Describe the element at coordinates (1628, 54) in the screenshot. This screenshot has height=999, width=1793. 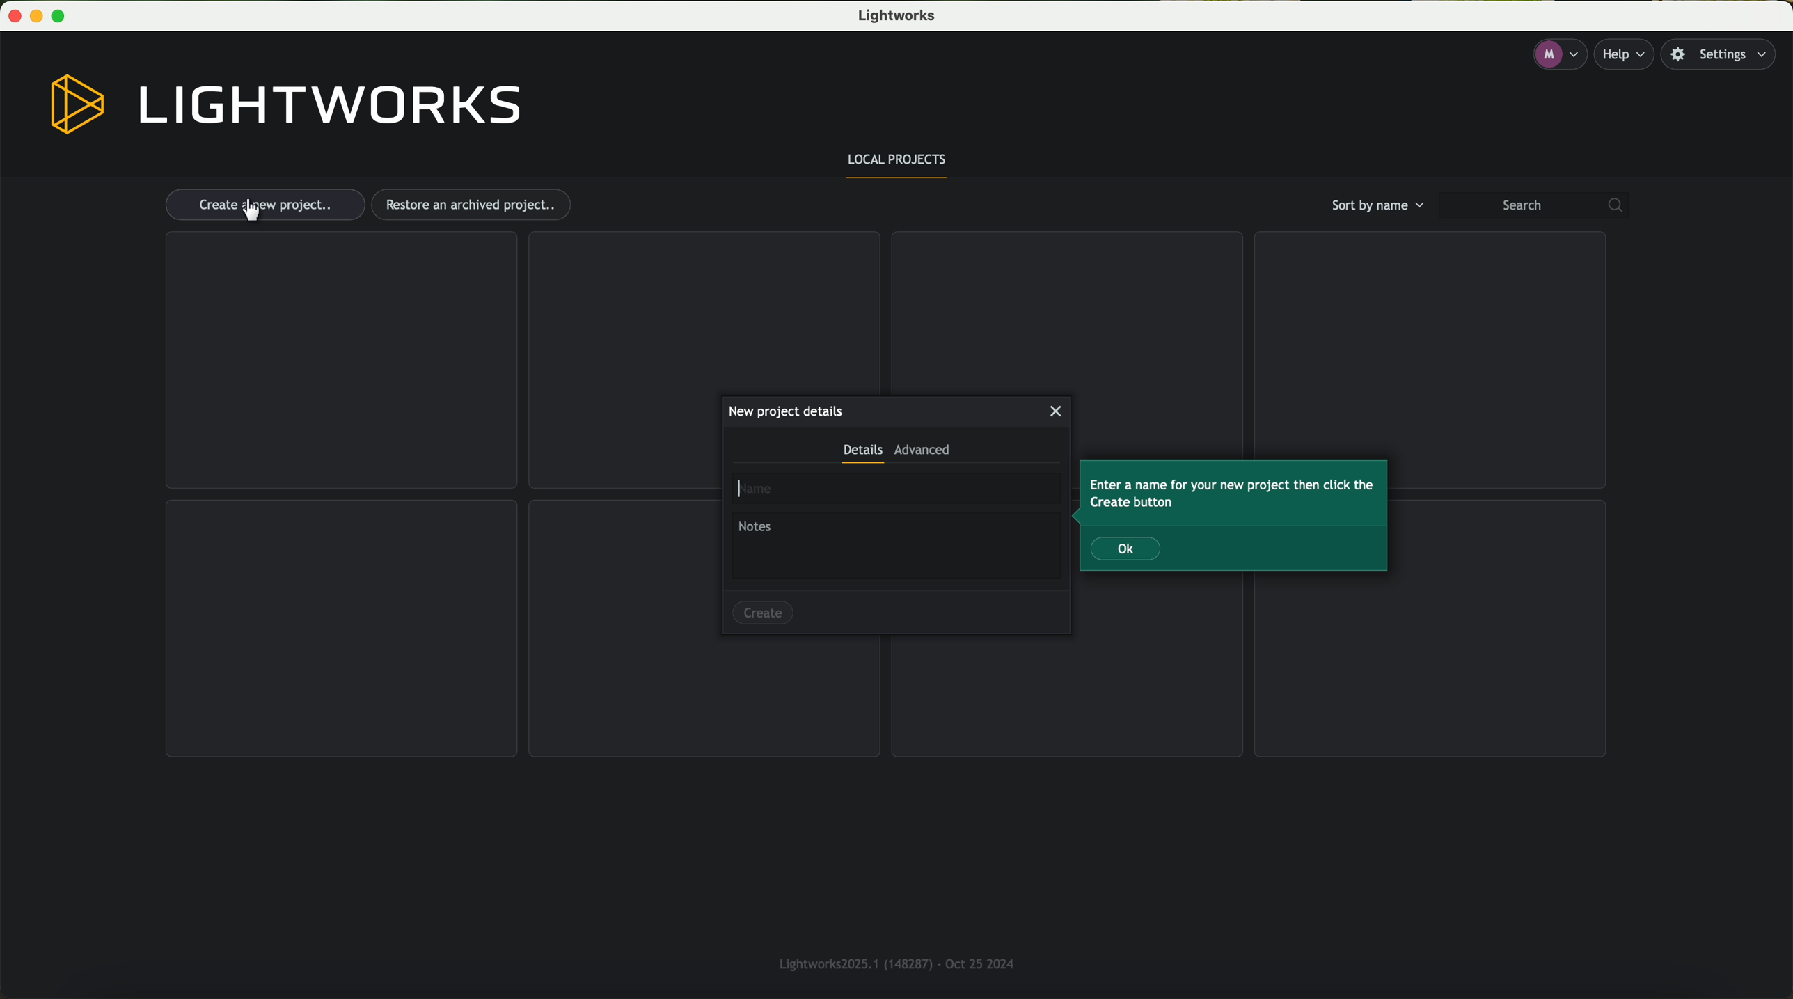
I see `help` at that location.